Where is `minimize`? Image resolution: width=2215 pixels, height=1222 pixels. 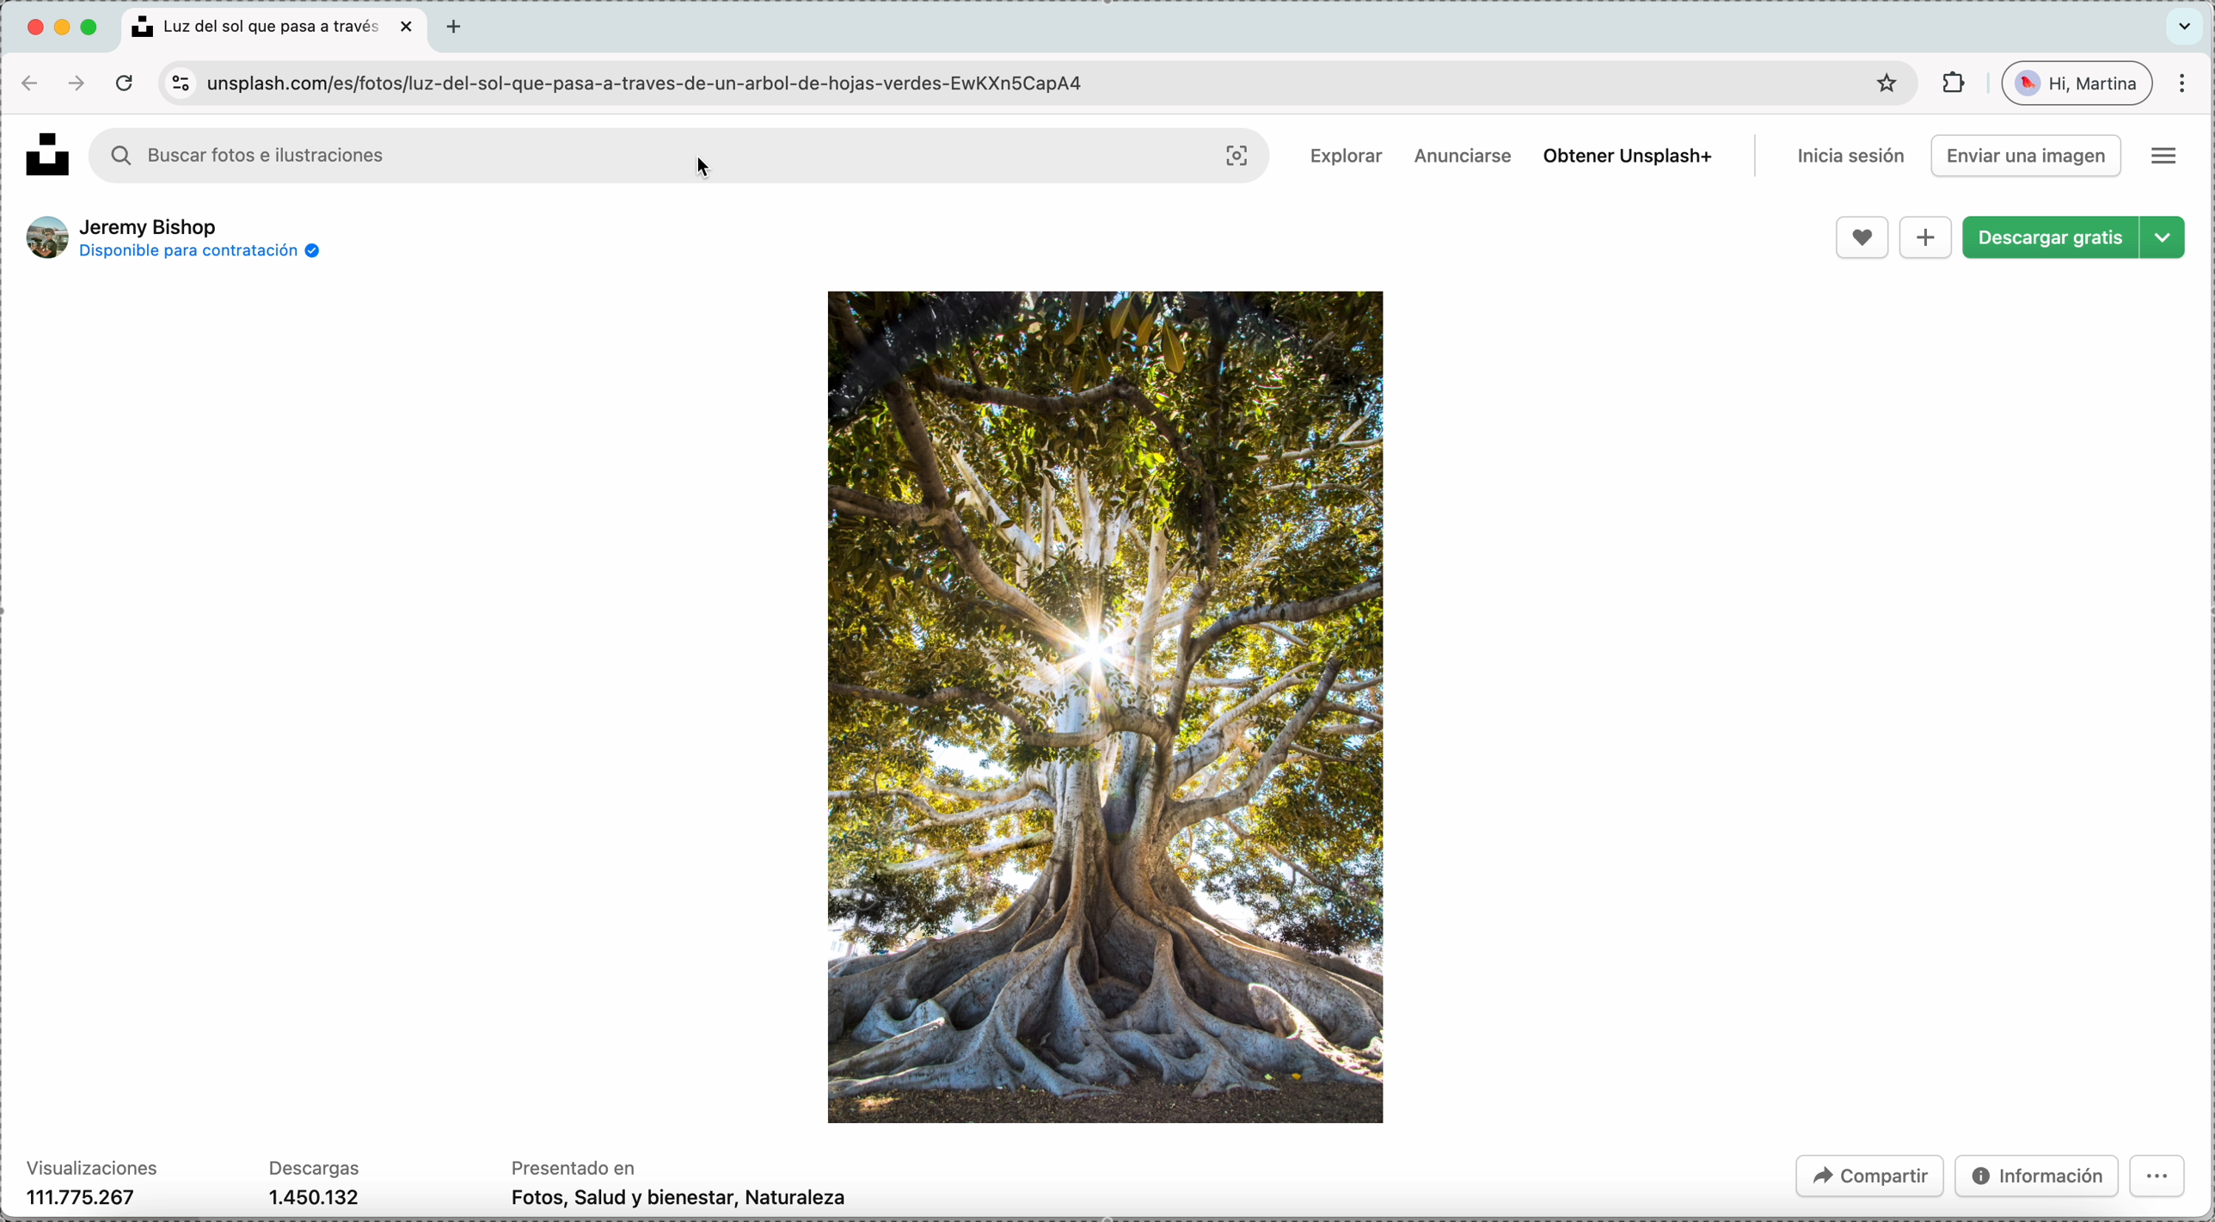 minimize is located at coordinates (65, 28).